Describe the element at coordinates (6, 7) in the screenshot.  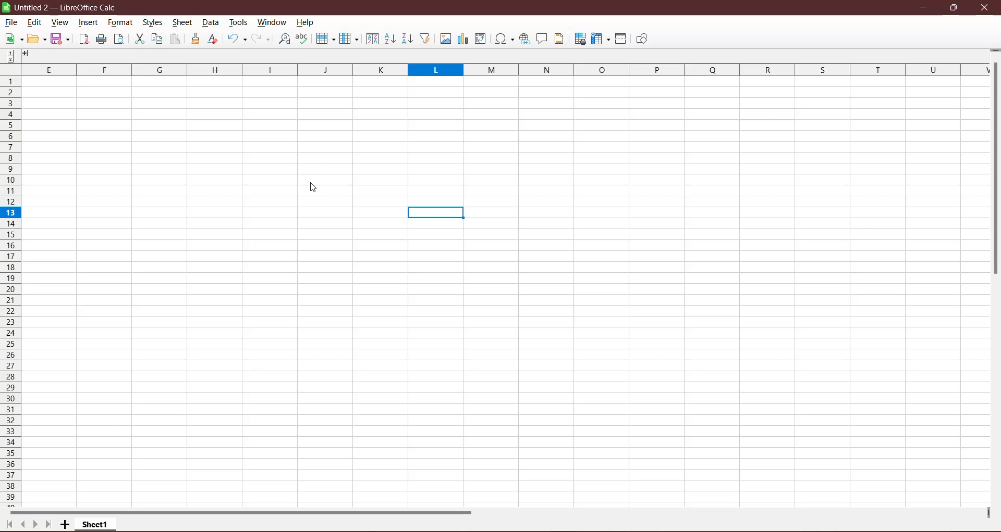
I see `Application Logo` at that location.